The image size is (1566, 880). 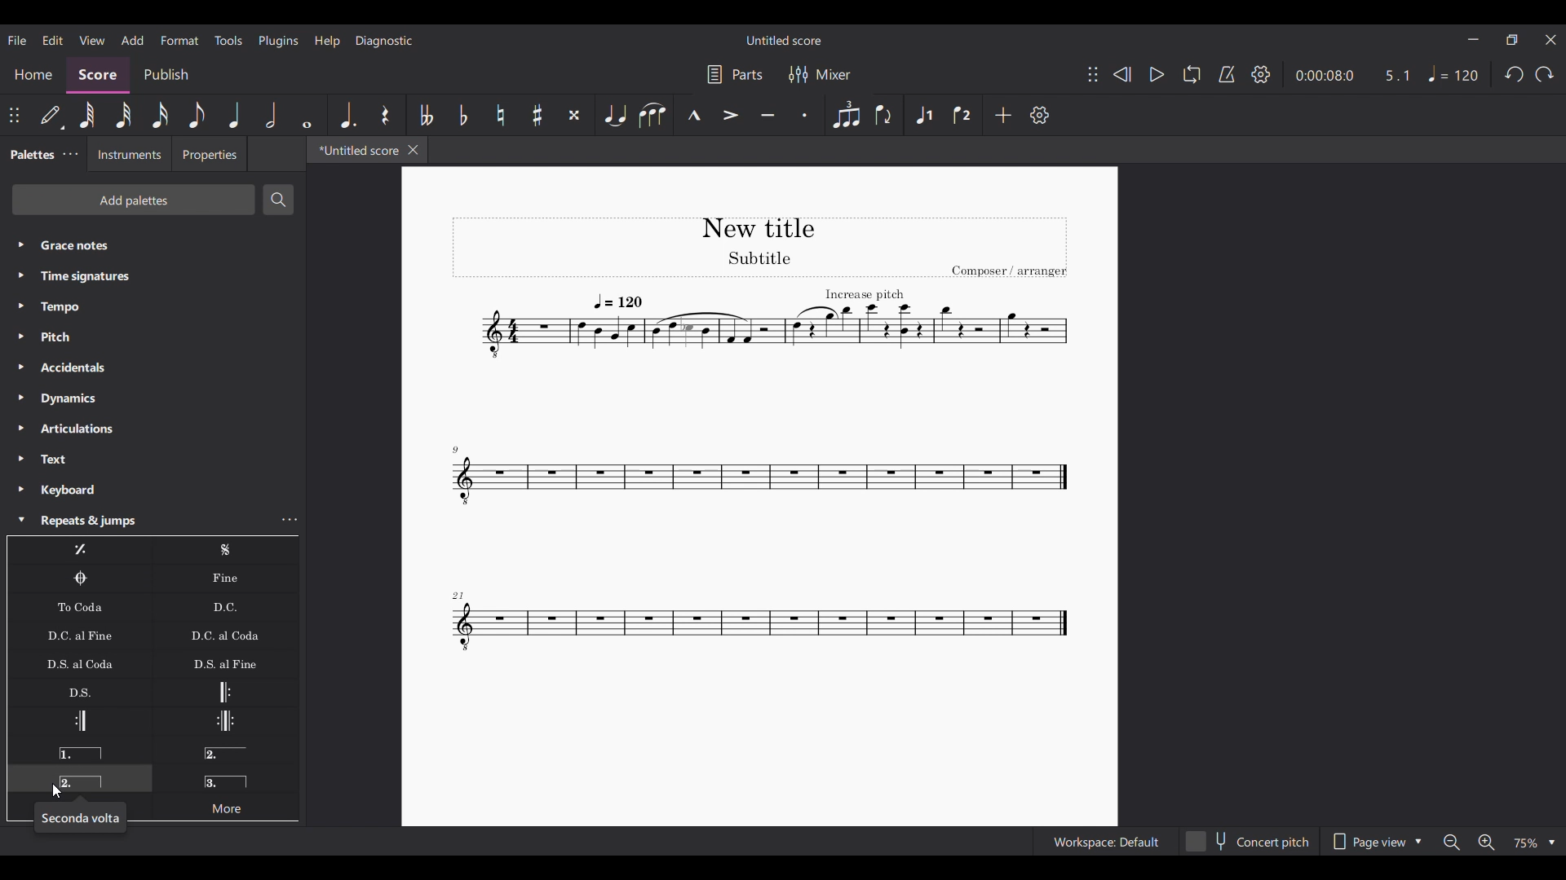 I want to click on Change position, so click(x=14, y=115).